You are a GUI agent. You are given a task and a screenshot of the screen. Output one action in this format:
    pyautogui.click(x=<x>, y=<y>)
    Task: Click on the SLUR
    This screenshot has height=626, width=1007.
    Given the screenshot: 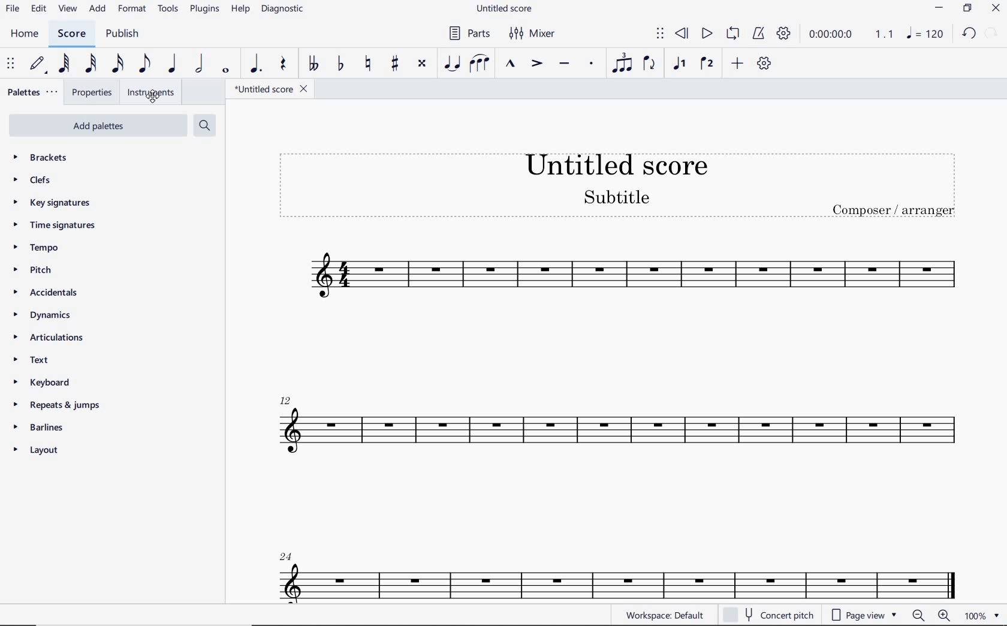 What is the action you would take?
    pyautogui.click(x=480, y=64)
    